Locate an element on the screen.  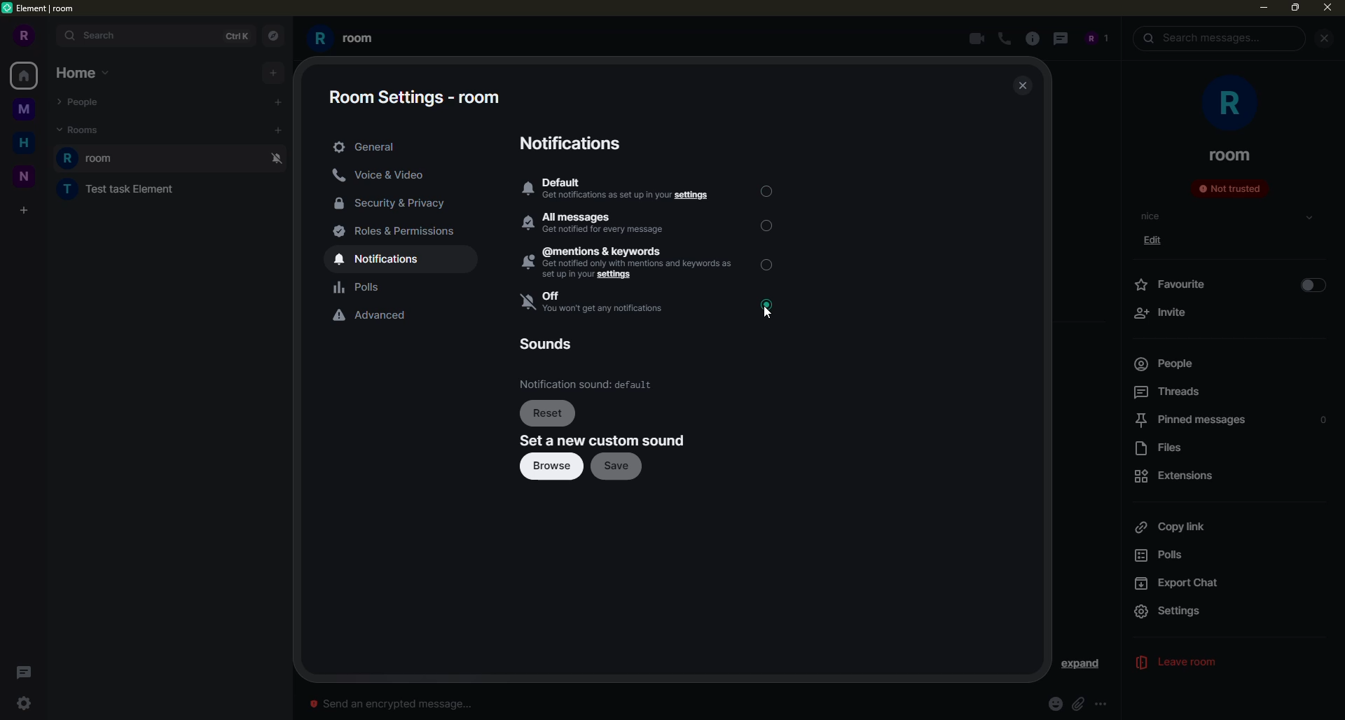
export chat is located at coordinates (1180, 584).